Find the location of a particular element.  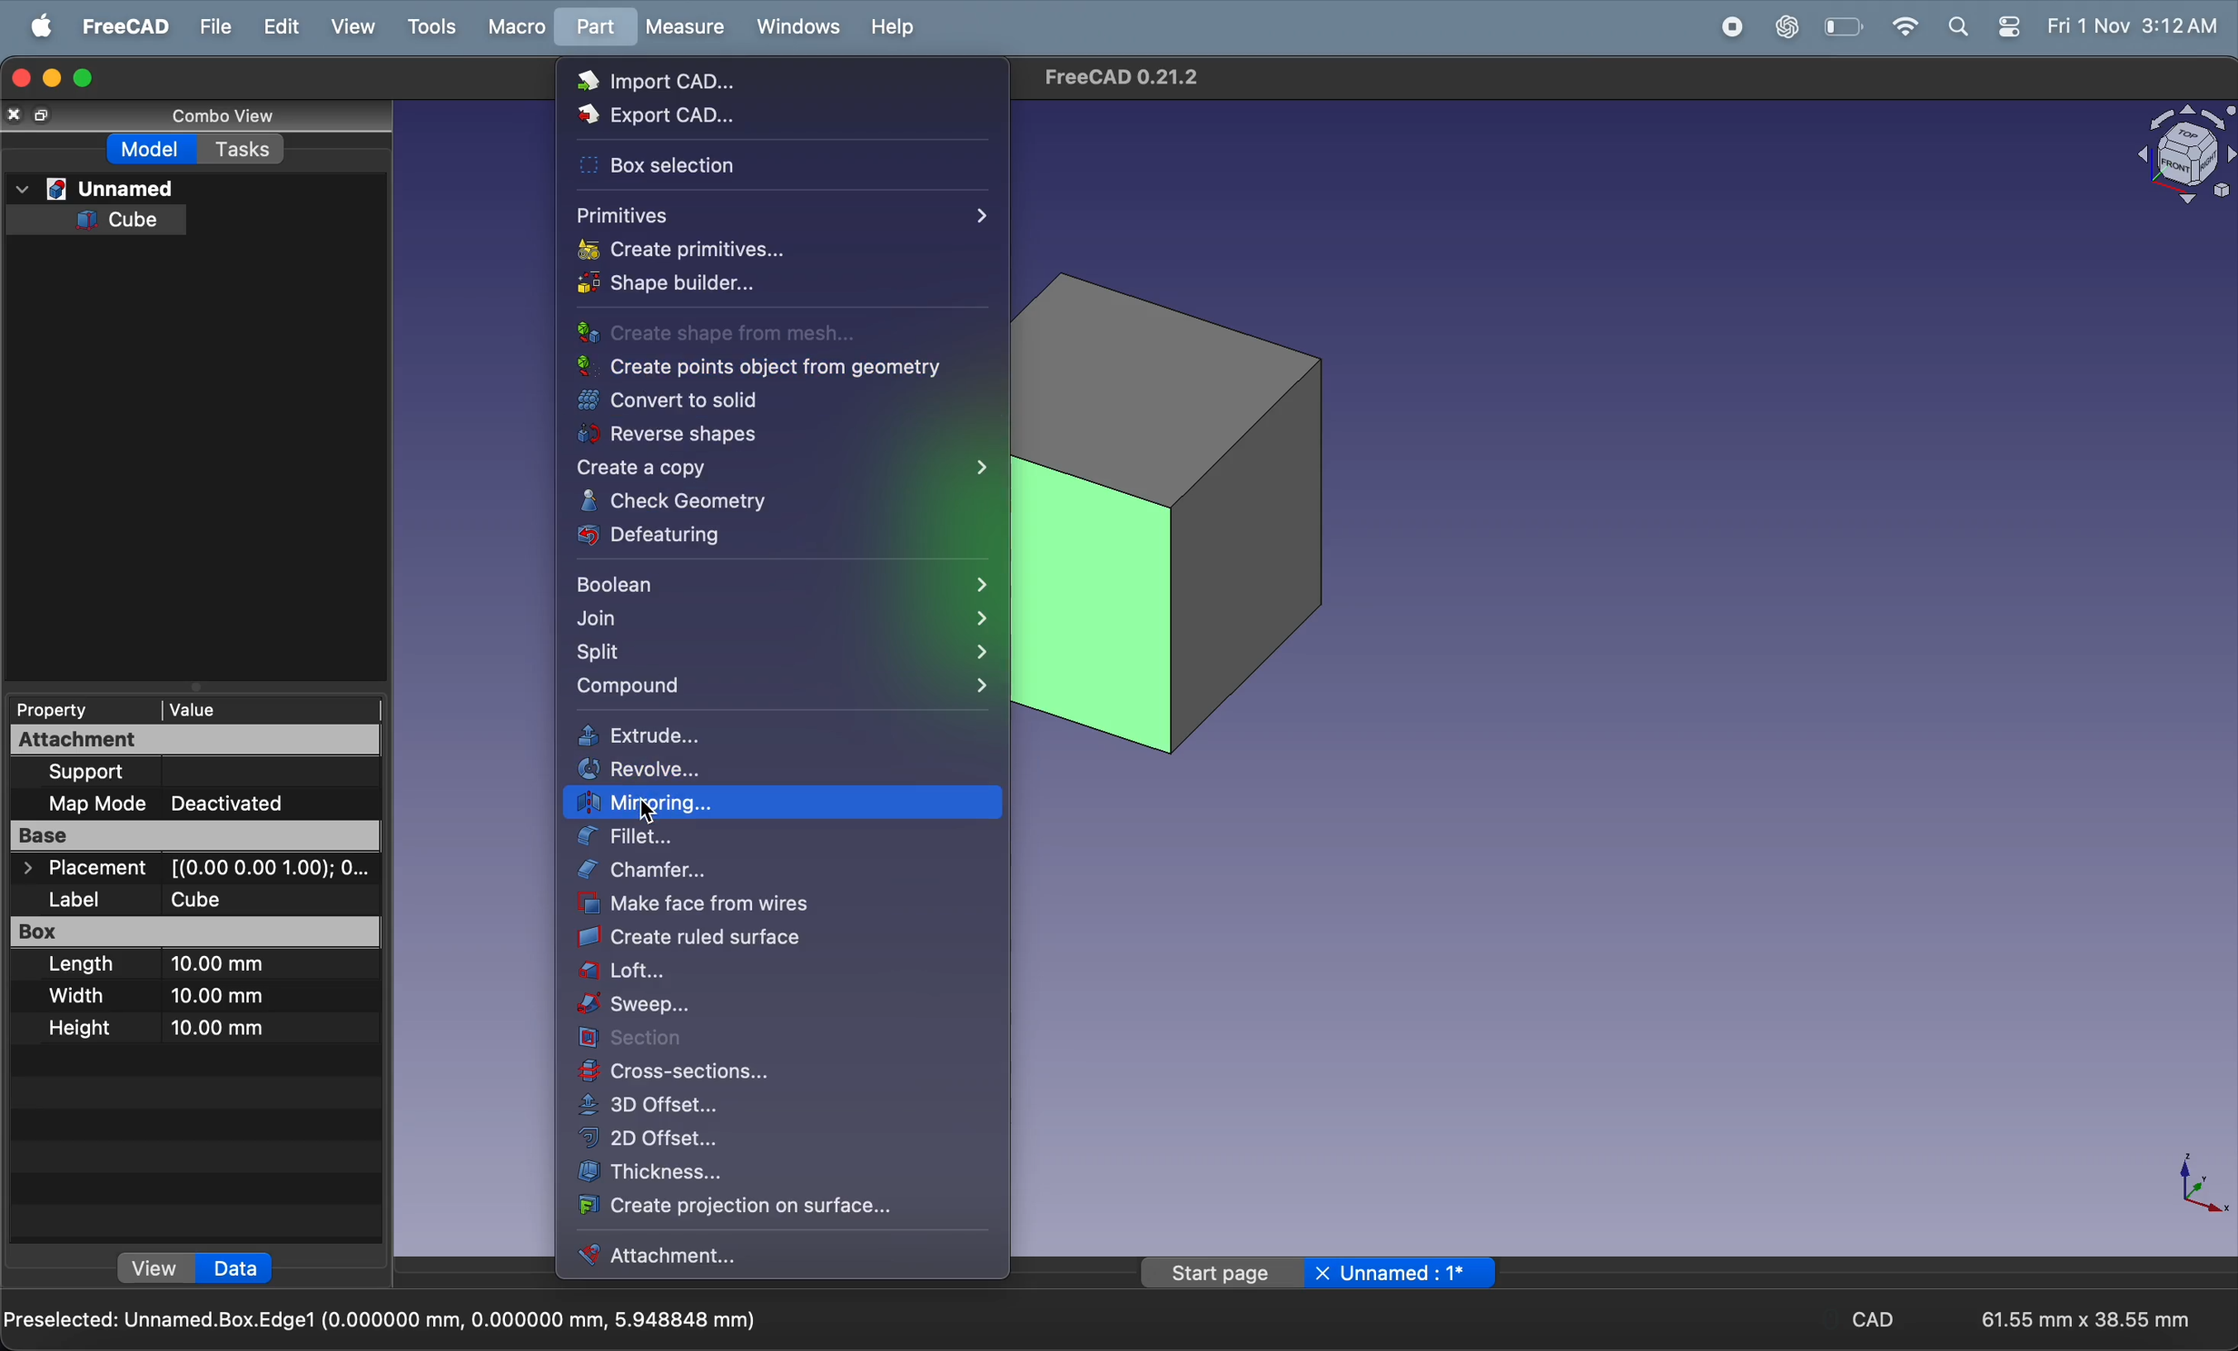

make faces from wires is located at coordinates (749, 902).